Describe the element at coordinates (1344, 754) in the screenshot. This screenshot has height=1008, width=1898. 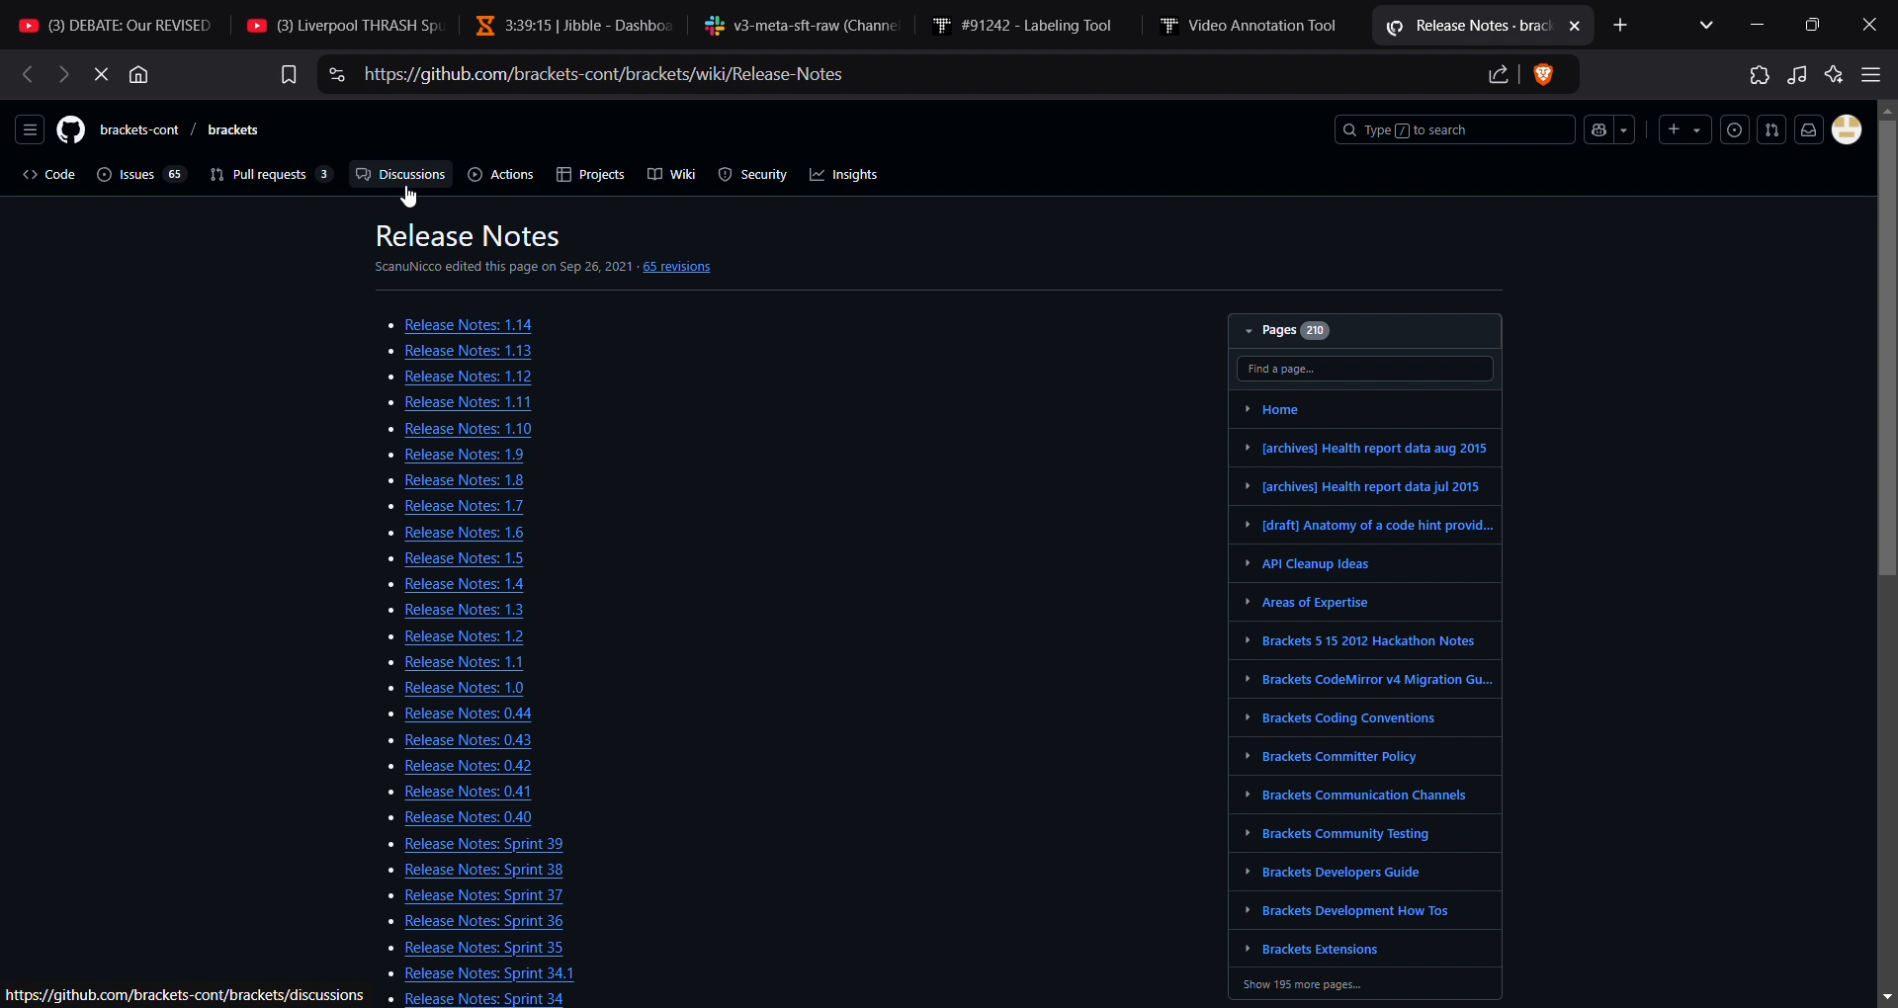
I see `» Brackets Committer Policy` at that location.